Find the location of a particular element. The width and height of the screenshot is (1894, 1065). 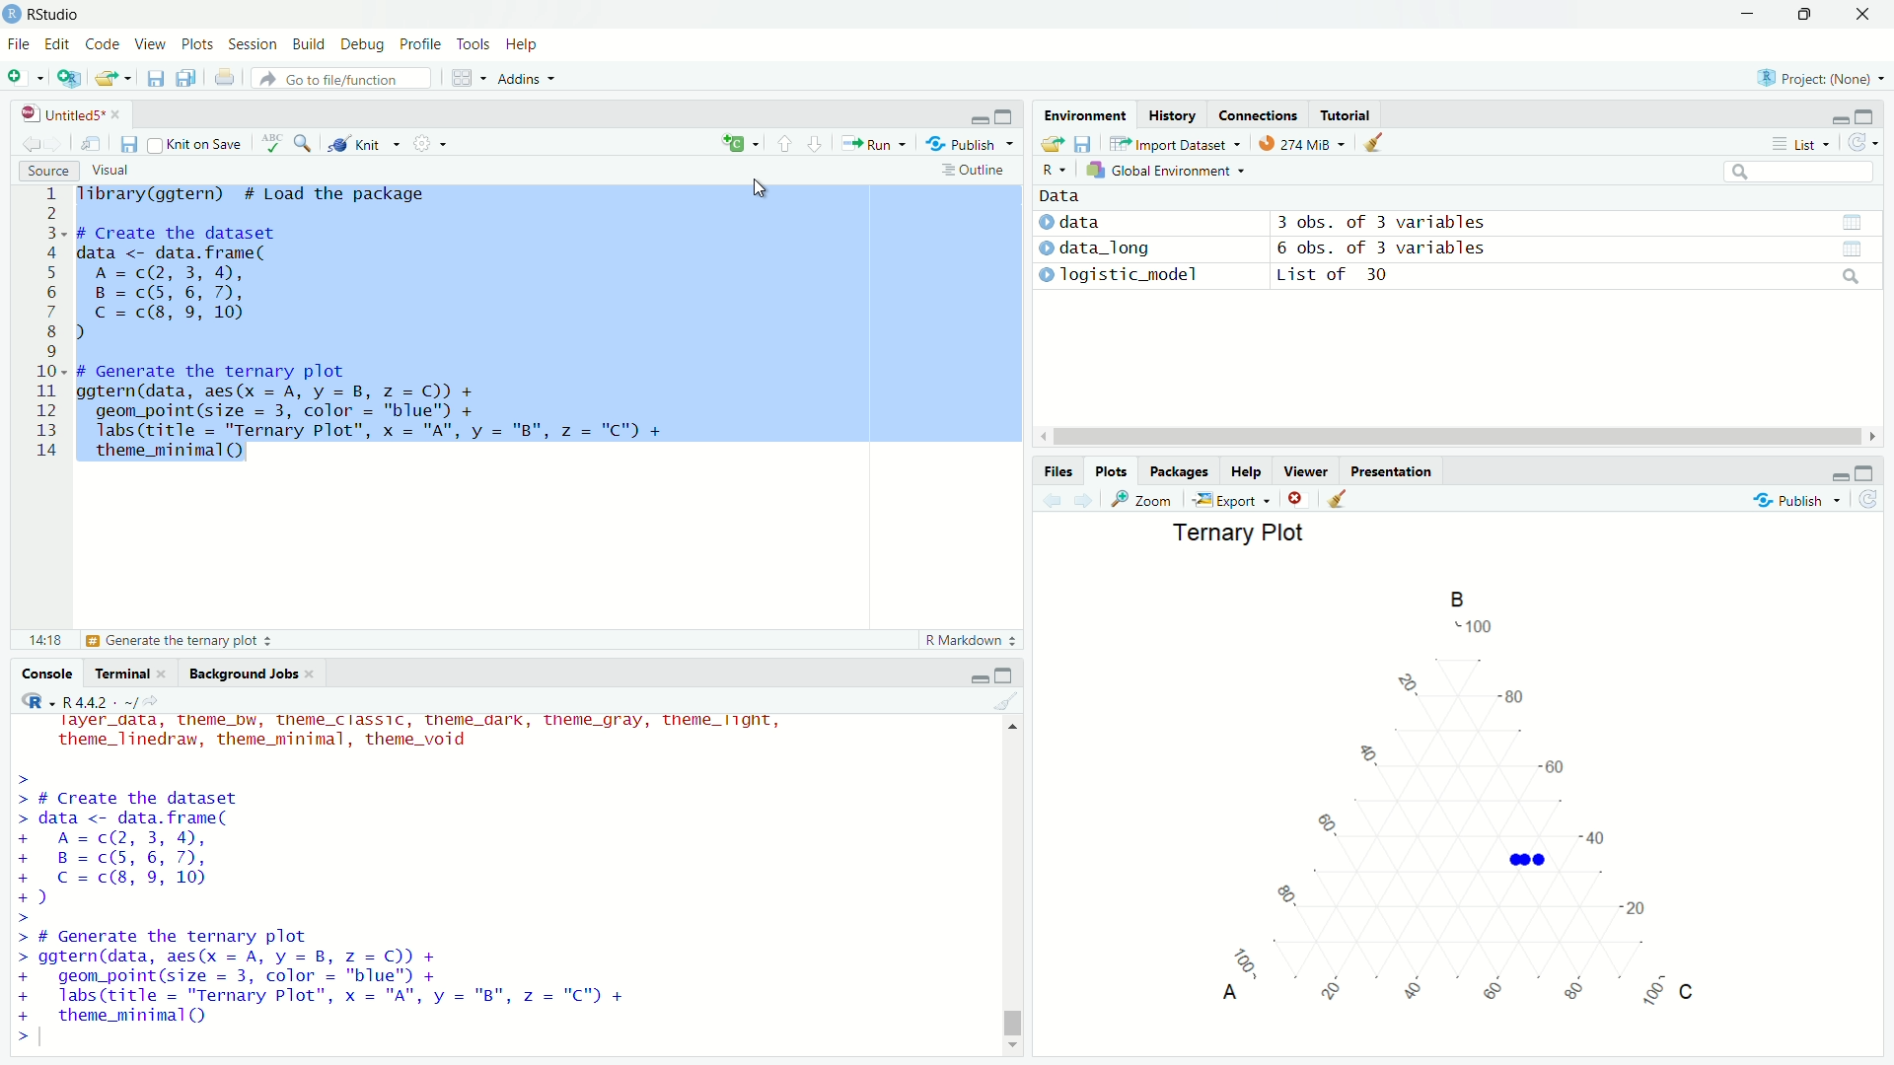

back is located at coordinates (28, 141).